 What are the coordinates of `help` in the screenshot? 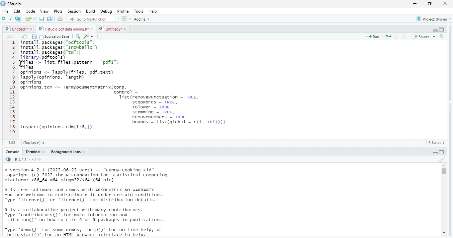 It's located at (155, 11).